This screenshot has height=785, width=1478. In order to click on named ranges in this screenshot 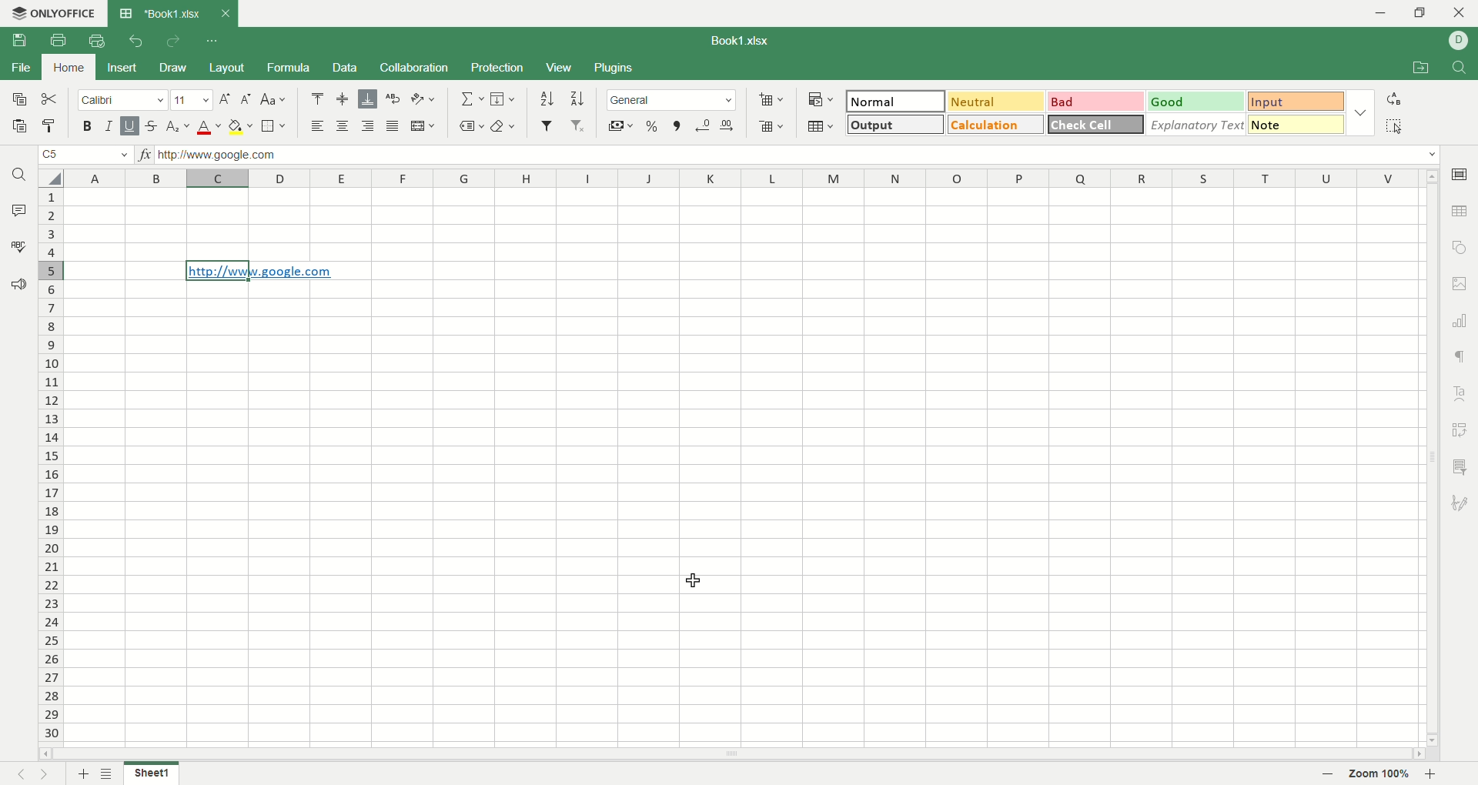, I will do `click(471, 125)`.